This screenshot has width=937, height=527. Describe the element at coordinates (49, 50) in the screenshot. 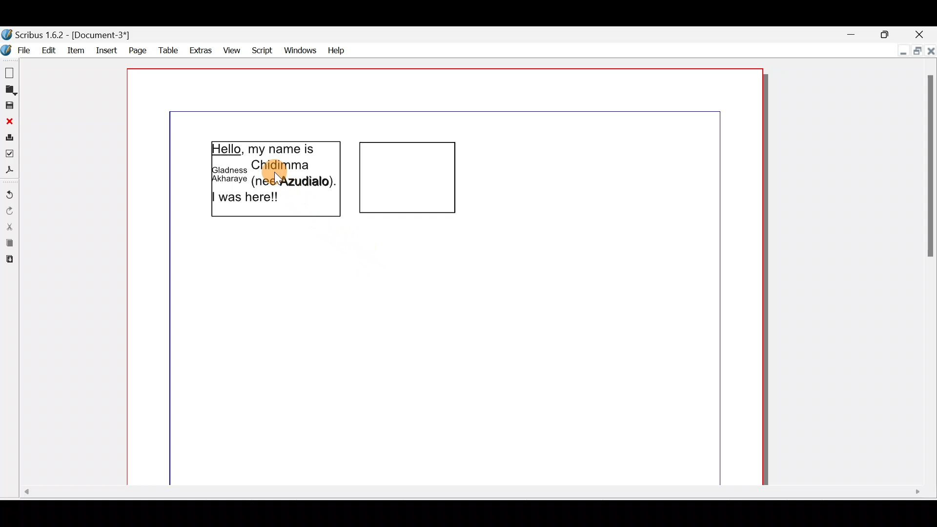

I see `Edit` at that location.